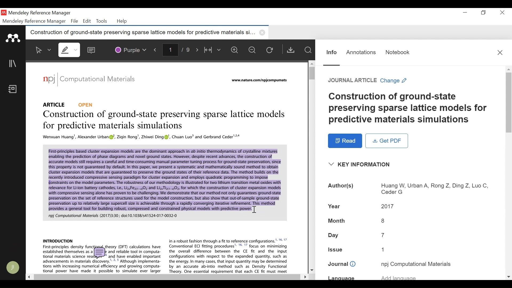  I want to click on Mendeley Reference Manager, so click(39, 14).